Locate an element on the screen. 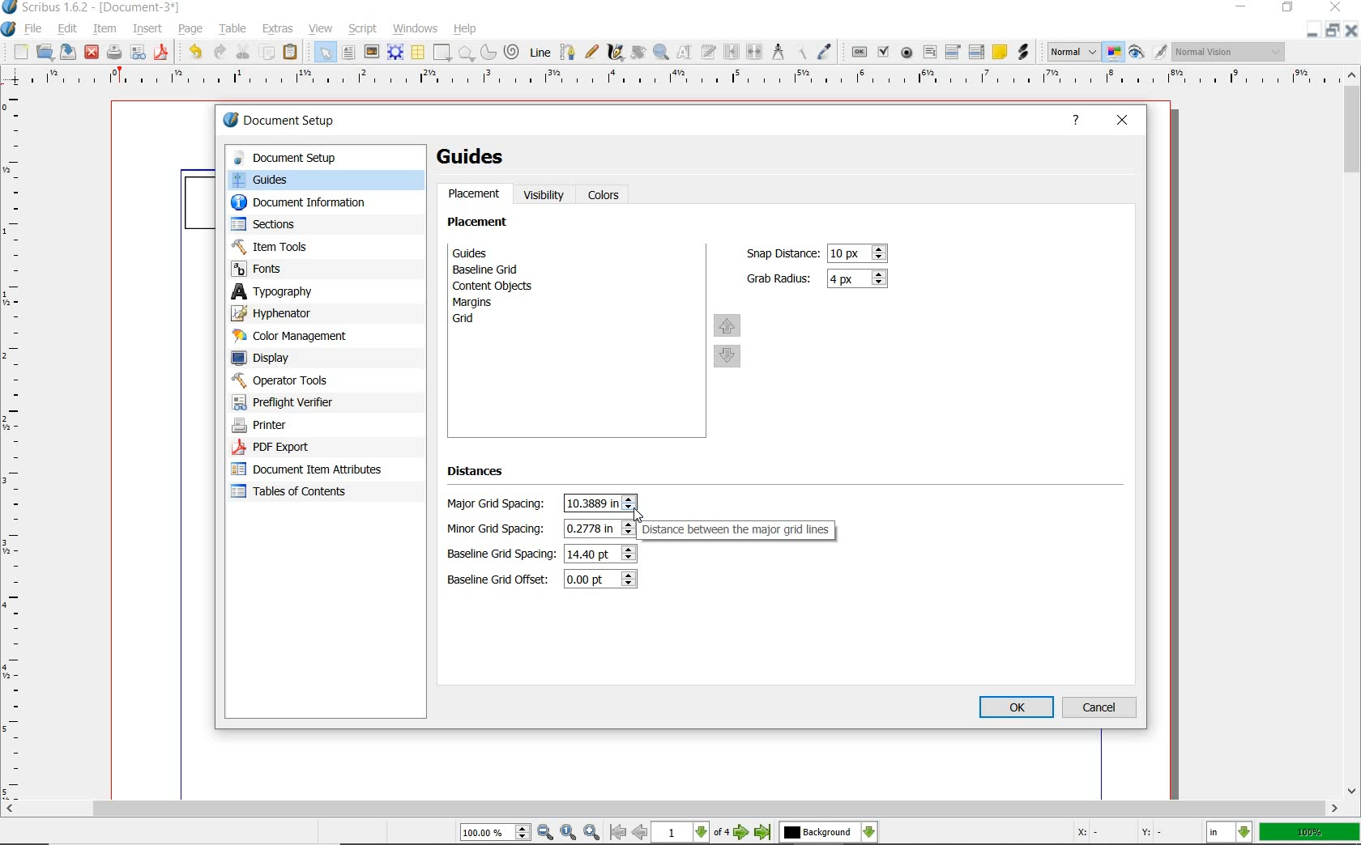 Image resolution: width=1361 pixels, height=845 pixels. Grab Radius: is located at coordinates (780, 277).